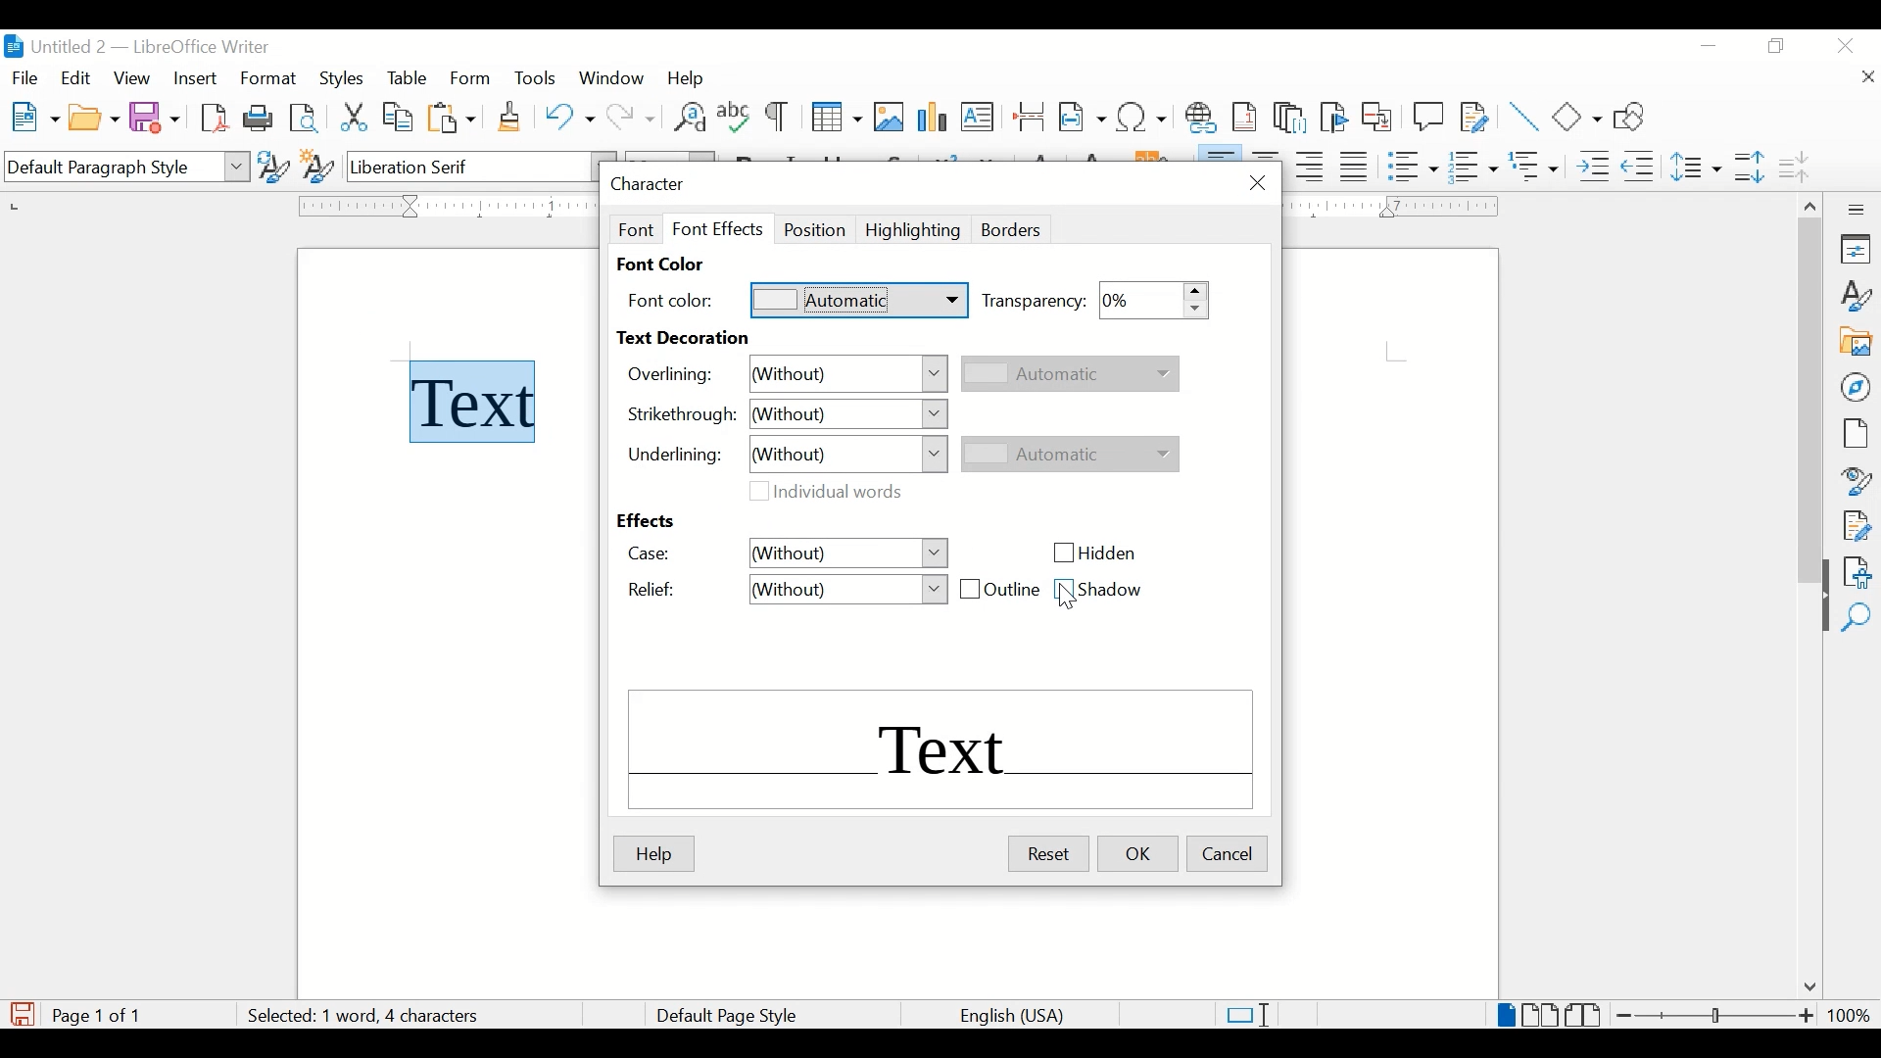 The image size is (1881, 1058). What do you see at coordinates (1857, 478) in the screenshot?
I see `style inspector` at bounding box center [1857, 478].